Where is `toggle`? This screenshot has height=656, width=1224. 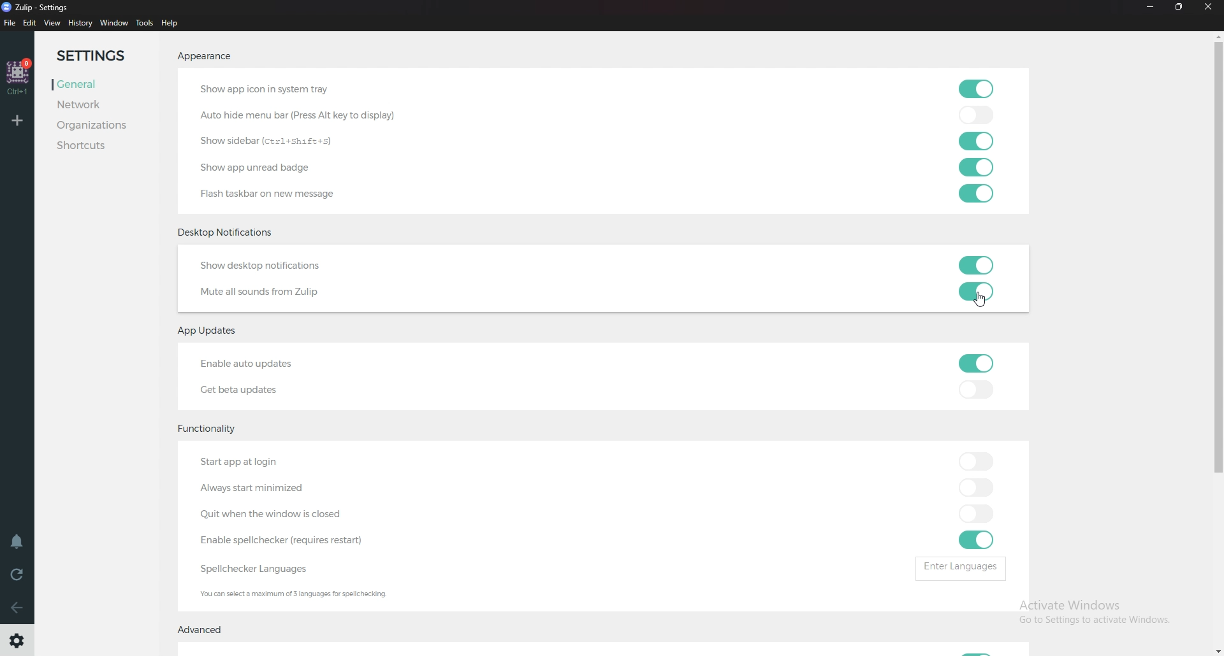 toggle is located at coordinates (976, 364).